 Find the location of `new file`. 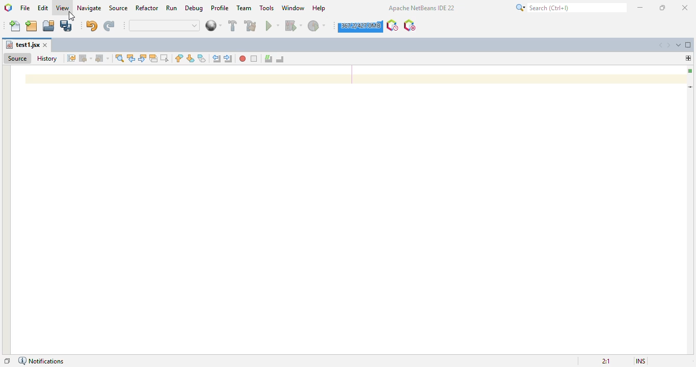

new file is located at coordinates (15, 26).